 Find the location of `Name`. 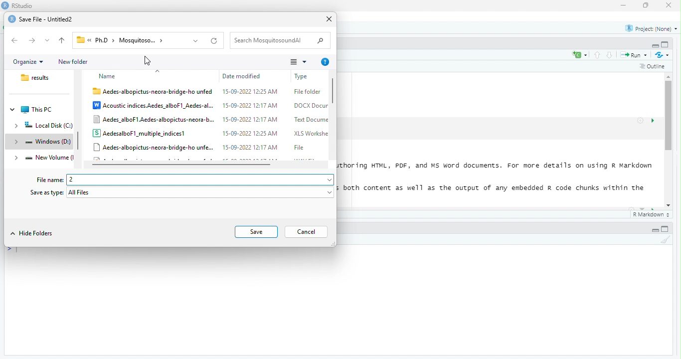

Name is located at coordinates (108, 77).